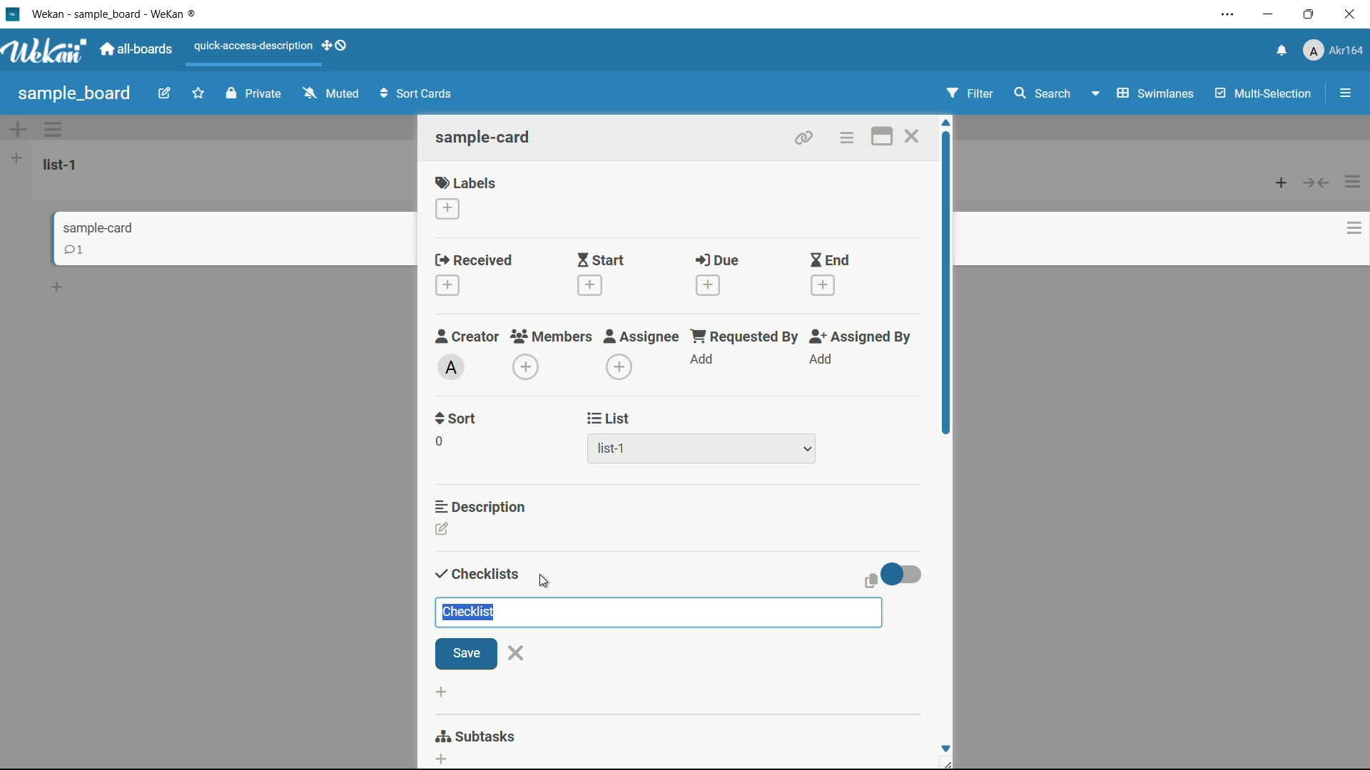 Image resolution: width=1370 pixels, height=770 pixels. Describe the element at coordinates (830, 260) in the screenshot. I see `end` at that location.